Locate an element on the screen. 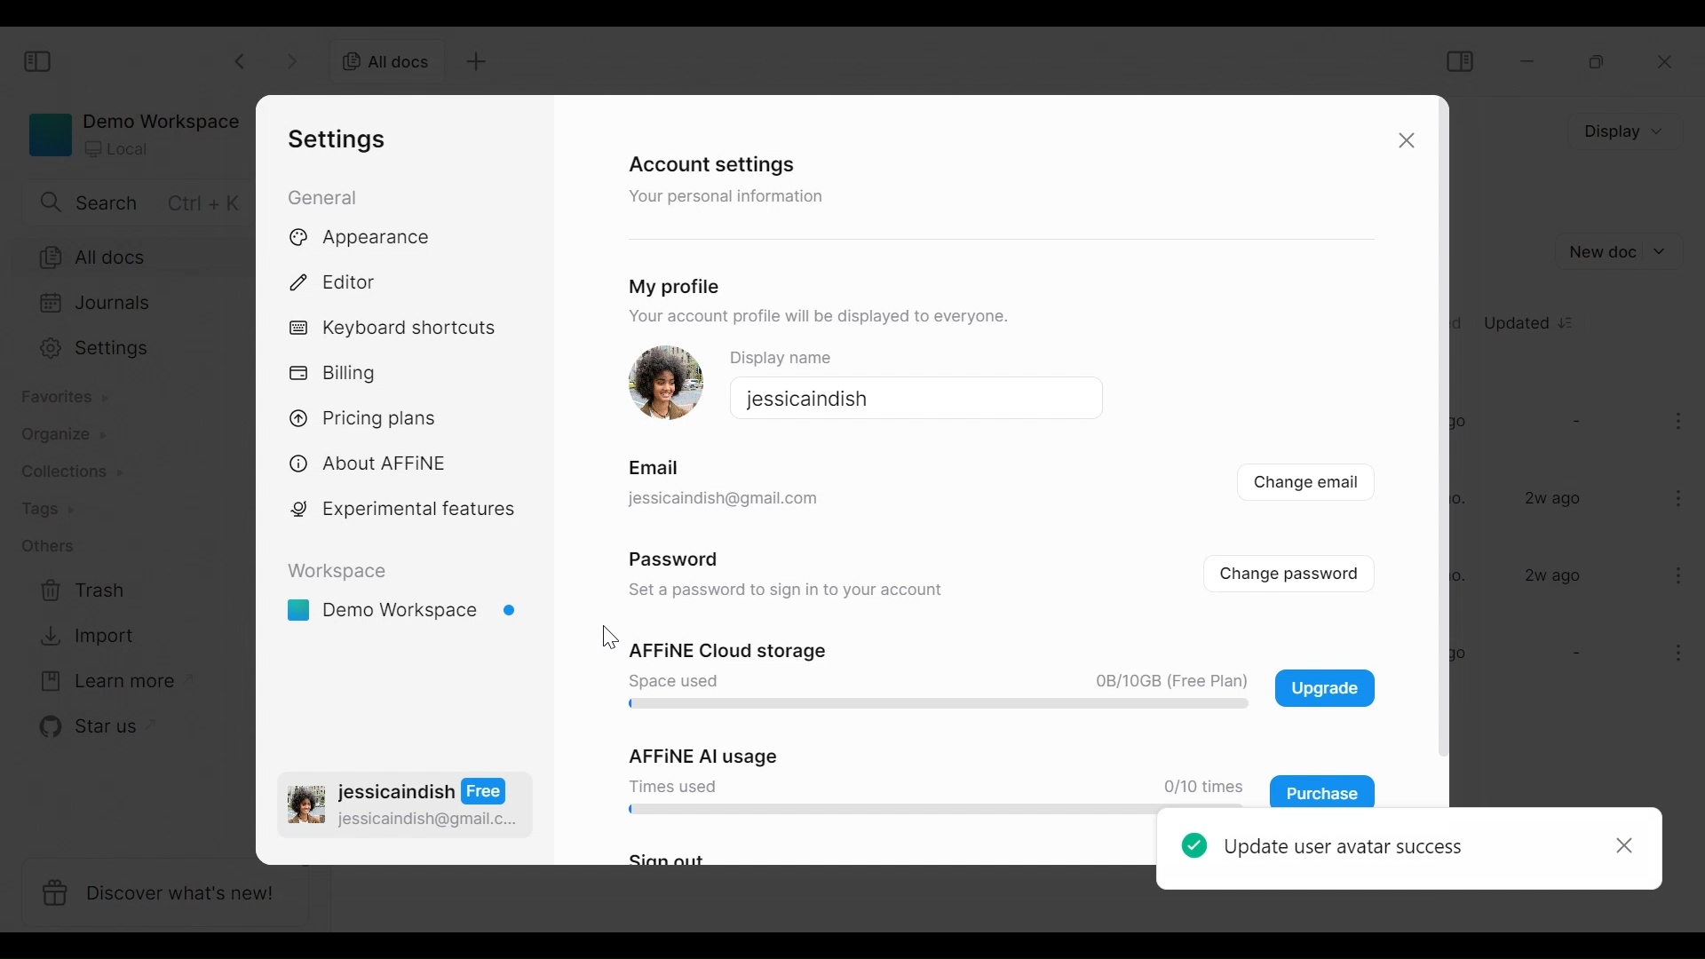 The height and width of the screenshot is (959, 1705). AFFINE Cloud storage is located at coordinates (726, 652).